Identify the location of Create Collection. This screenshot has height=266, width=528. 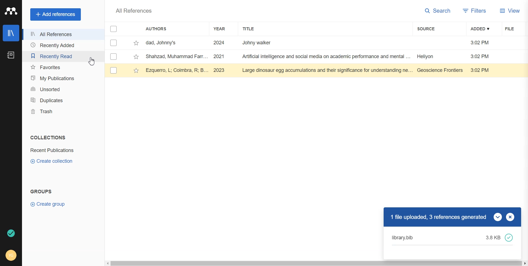
(51, 161).